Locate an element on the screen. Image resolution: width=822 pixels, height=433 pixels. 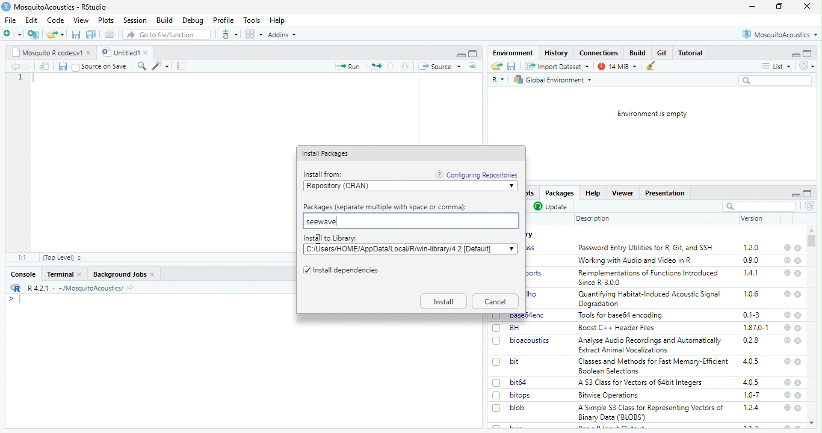
close is located at coordinates (798, 261).